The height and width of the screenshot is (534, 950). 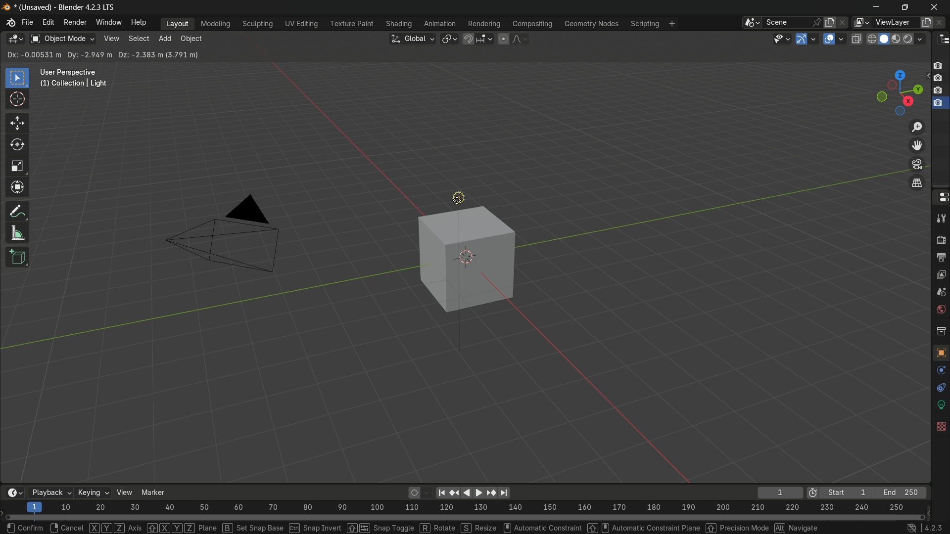 What do you see at coordinates (62, 7) in the screenshot?
I see `(unsaved) - blender 4.2.3 lts` at bounding box center [62, 7].